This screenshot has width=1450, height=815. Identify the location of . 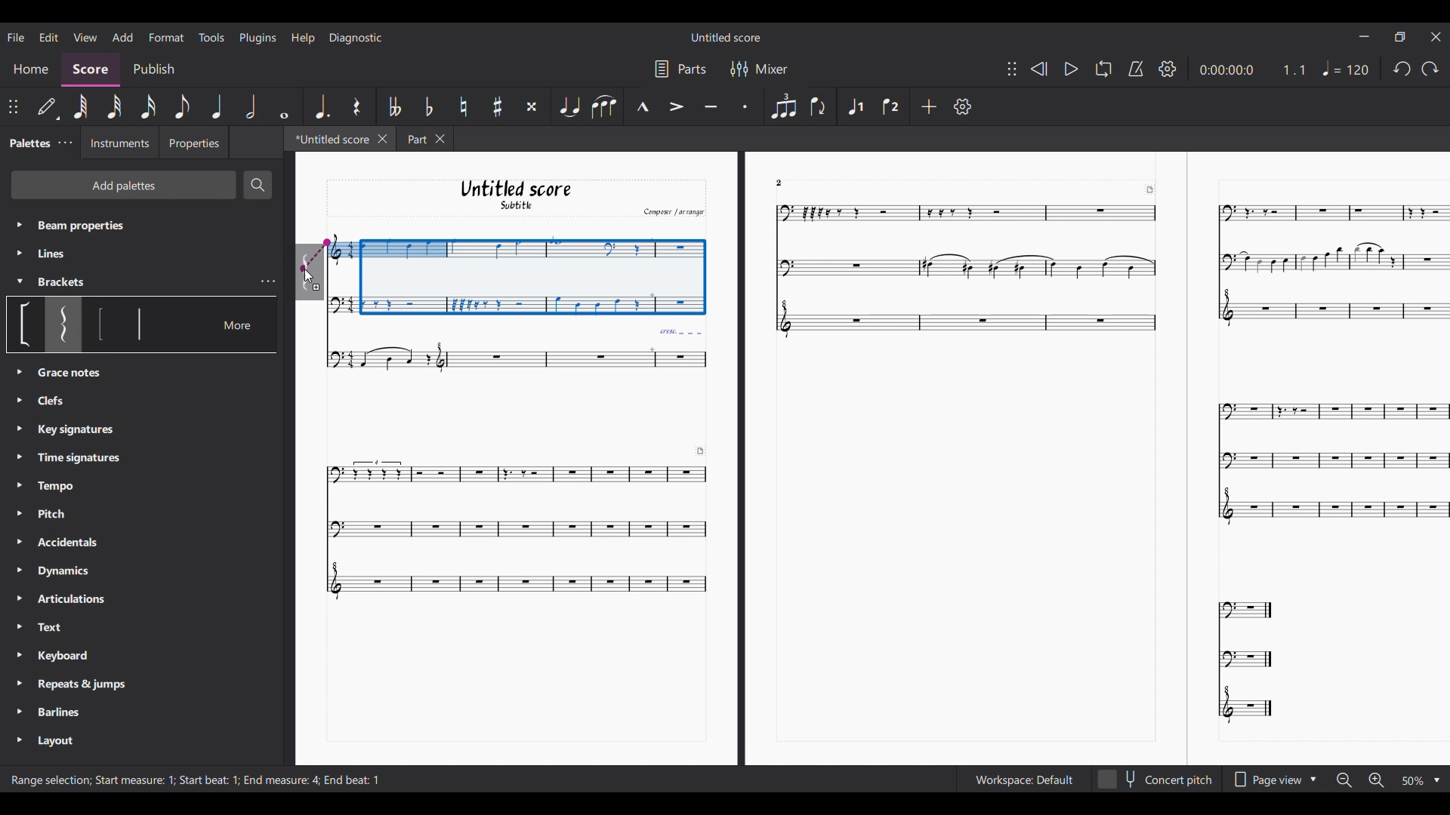
(20, 712).